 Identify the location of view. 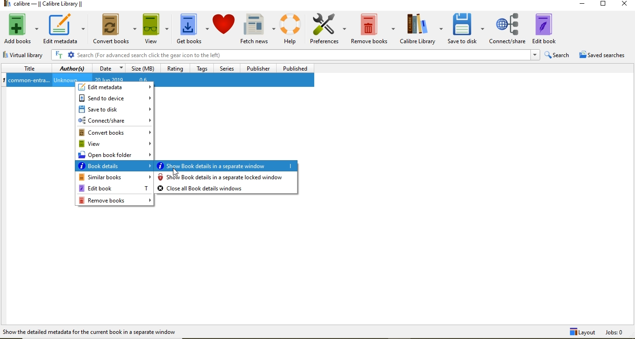
(115, 144).